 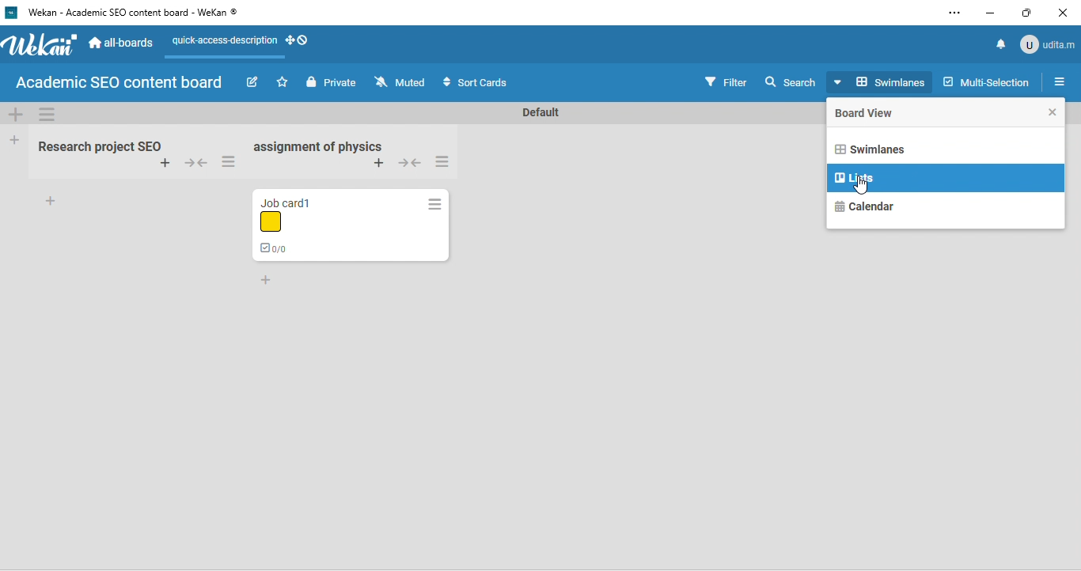 I want to click on swimlane action, so click(x=48, y=115).